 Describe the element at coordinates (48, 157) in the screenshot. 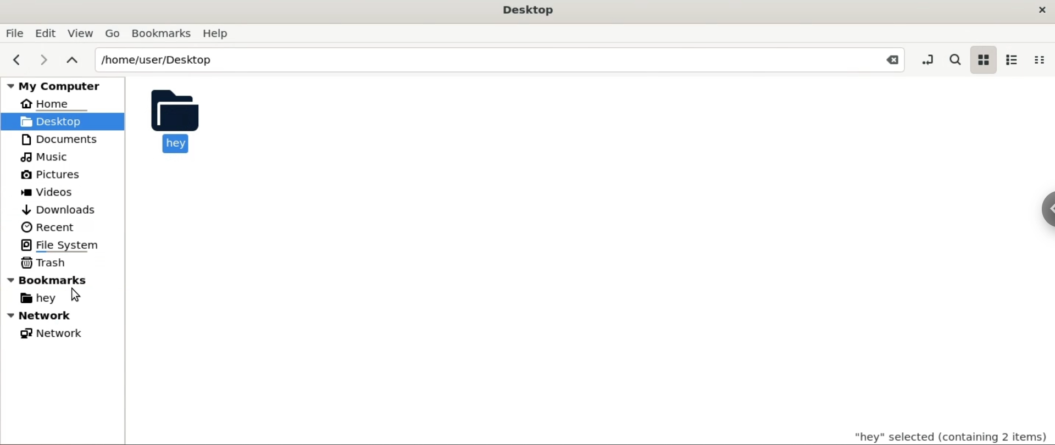

I see `Music` at that location.